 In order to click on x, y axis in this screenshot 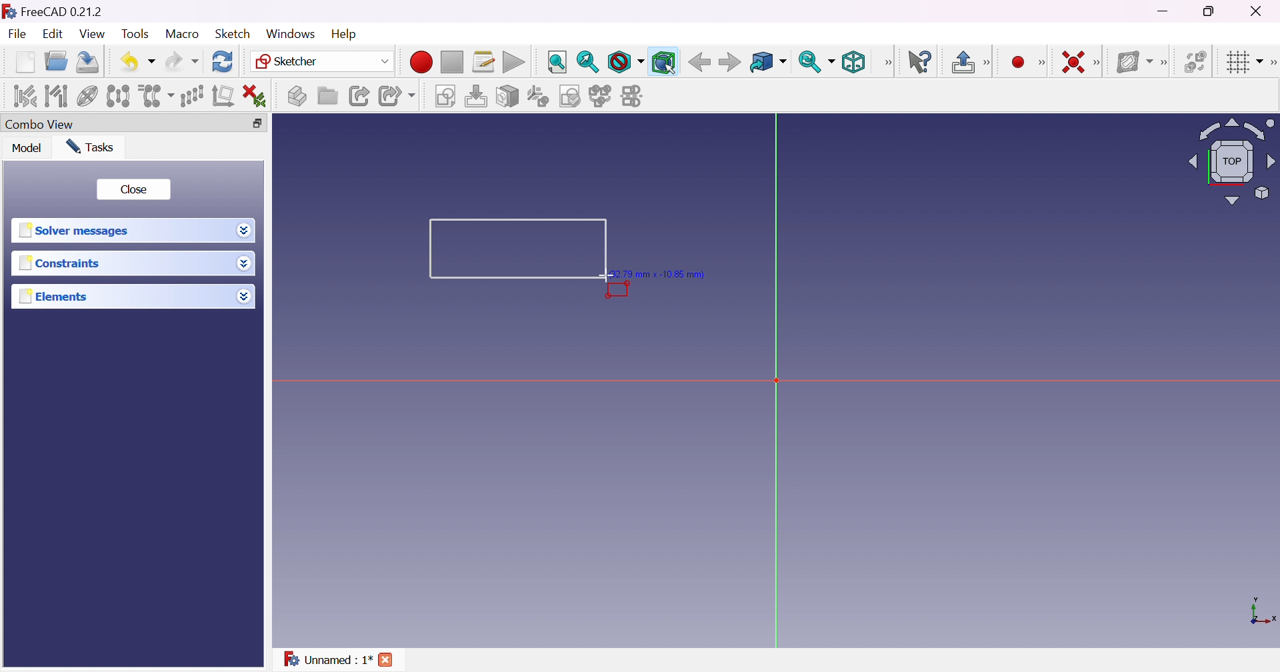, I will do `click(1261, 612)`.